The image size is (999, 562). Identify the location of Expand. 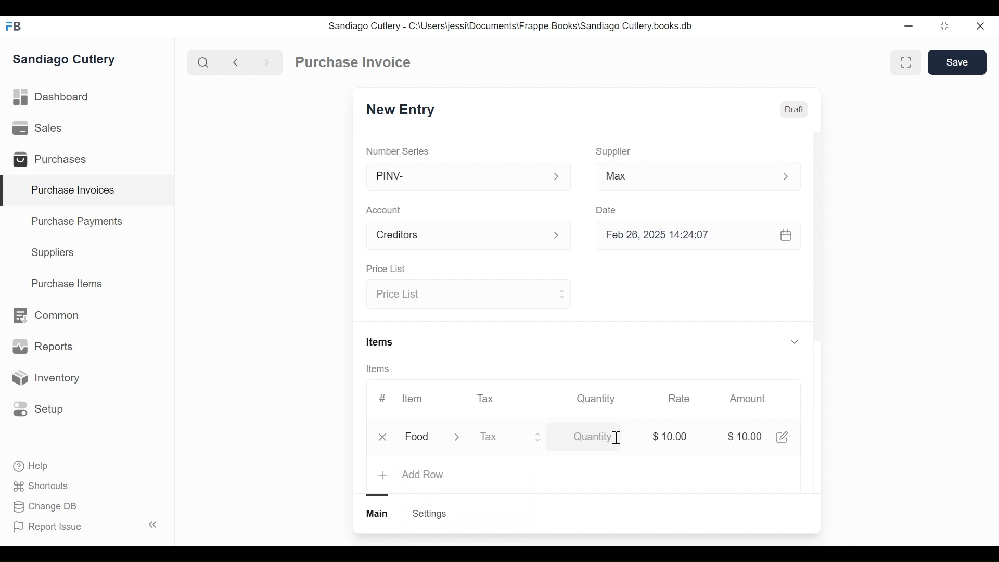
(539, 437).